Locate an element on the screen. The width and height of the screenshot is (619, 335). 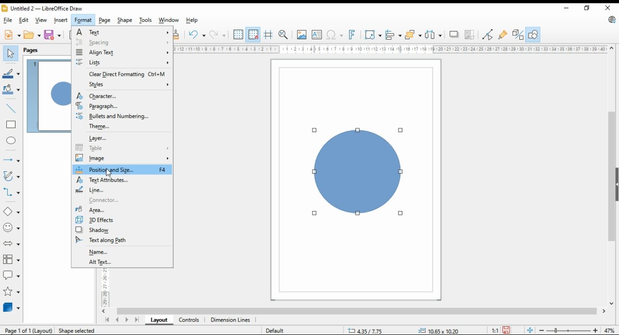
dimension lines is located at coordinates (231, 320).